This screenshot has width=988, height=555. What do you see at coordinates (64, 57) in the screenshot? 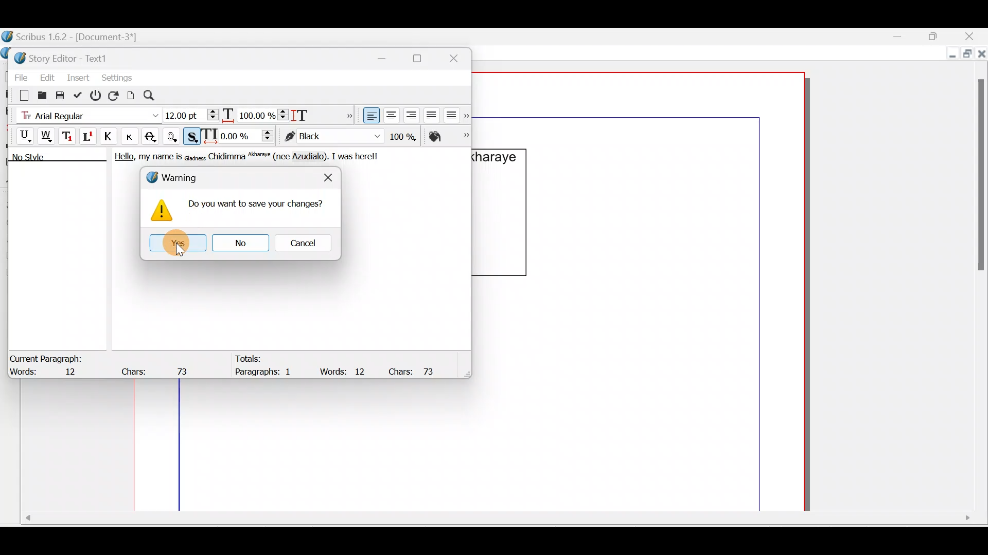
I see `Story Editor - Text1` at bounding box center [64, 57].